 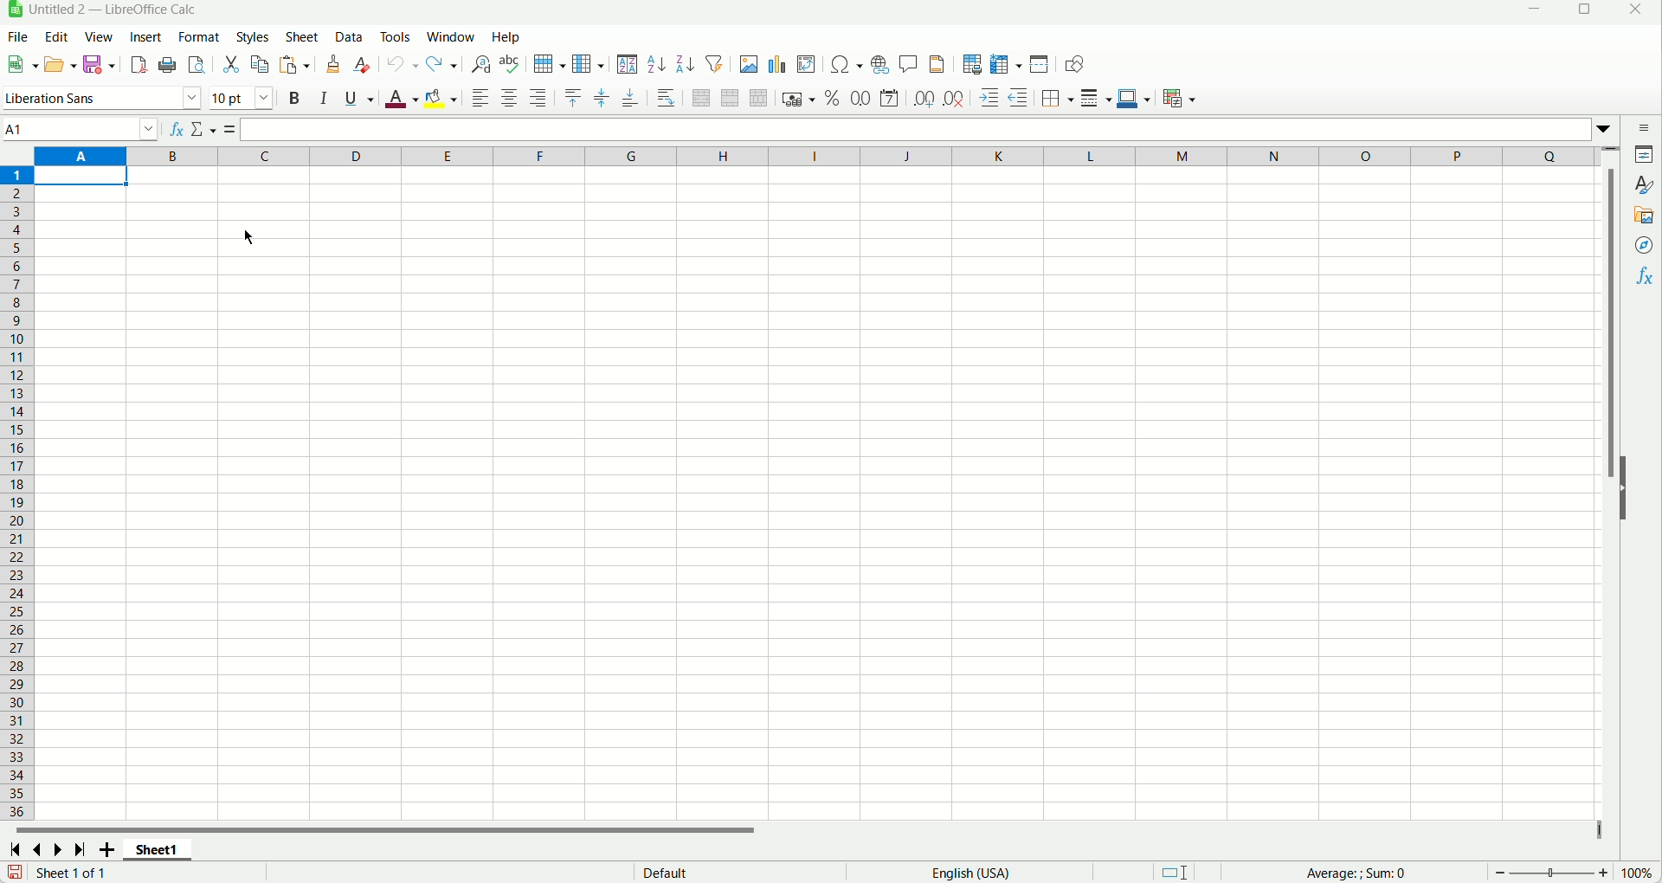 What do you see at coordinates (924, 97) in the screenshot?
I see `Add decimal` at bounding box center [924, 97].